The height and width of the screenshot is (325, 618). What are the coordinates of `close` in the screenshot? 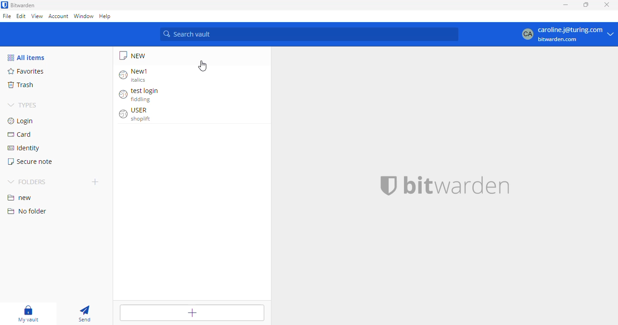 It's located at (607, 5).